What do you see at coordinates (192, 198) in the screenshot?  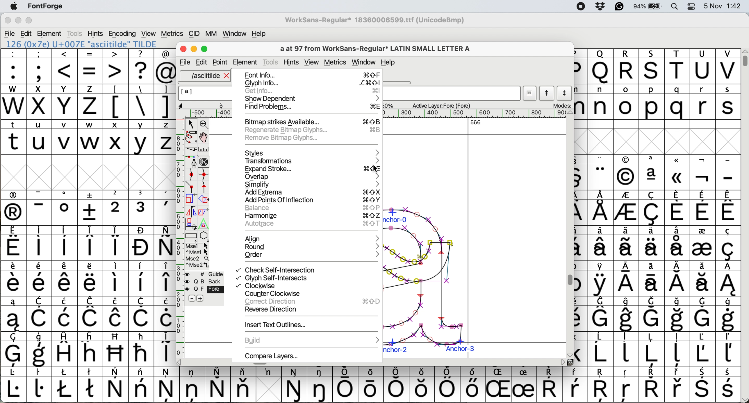 I see `scale selection` at bounding box center [192, 198].